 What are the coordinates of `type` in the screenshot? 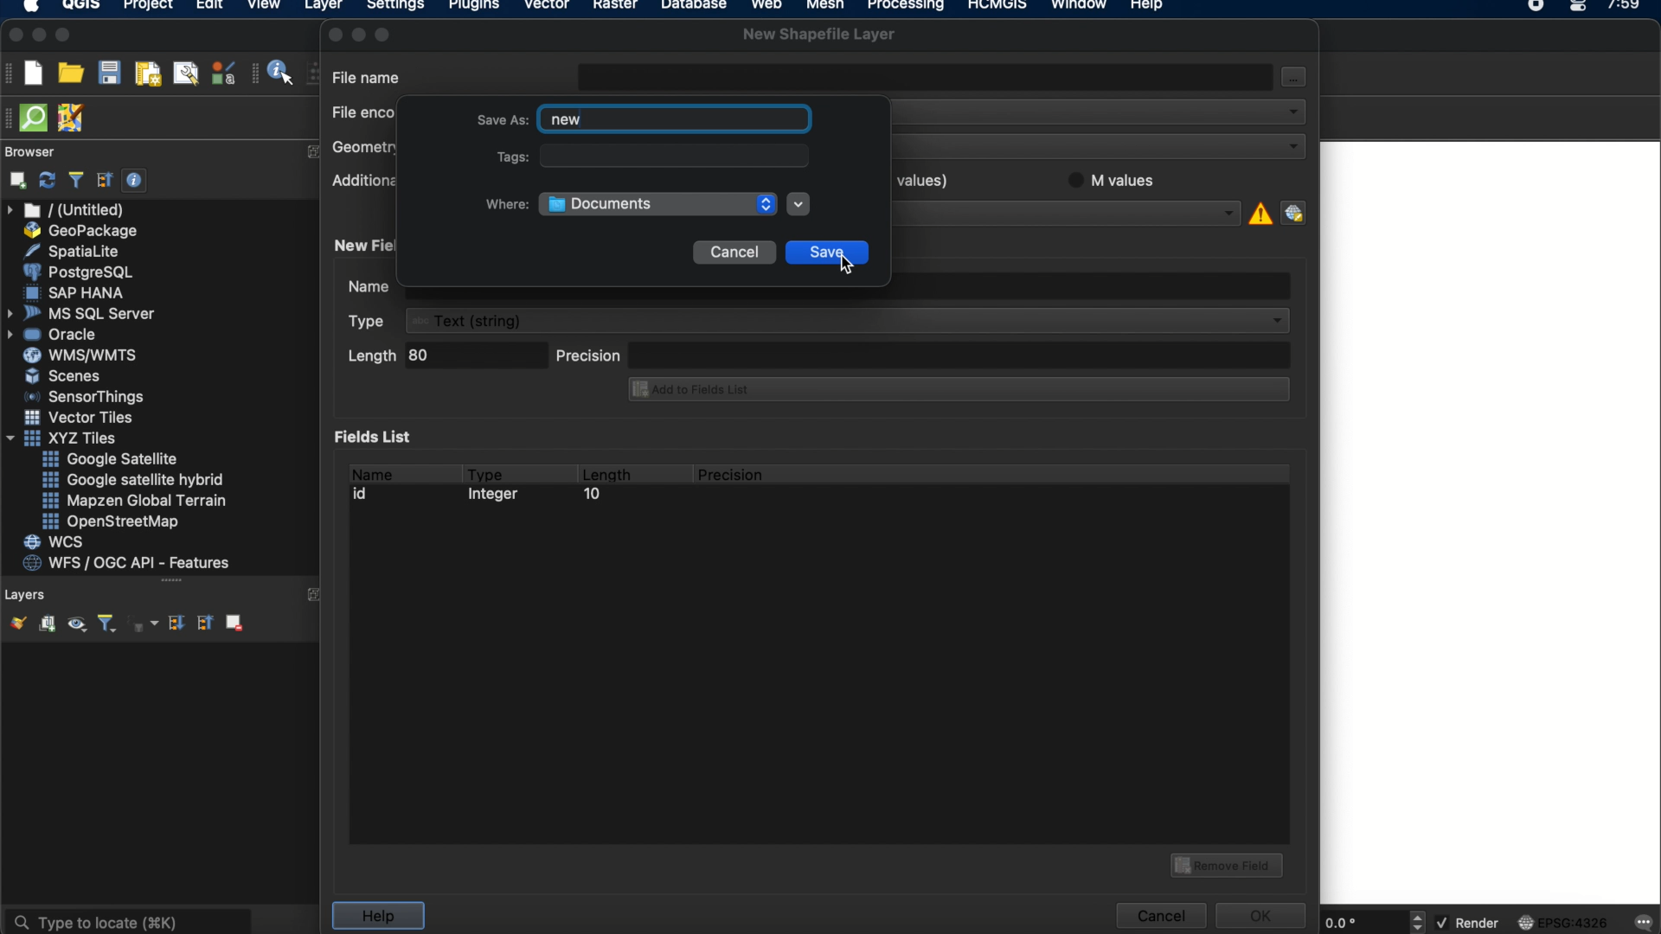 It's located at (486, 471).